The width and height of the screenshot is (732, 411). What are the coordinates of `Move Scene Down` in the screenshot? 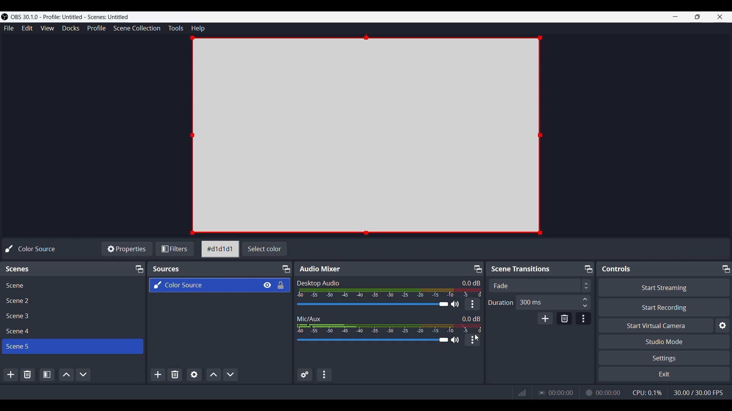 It's located at (83, 374).